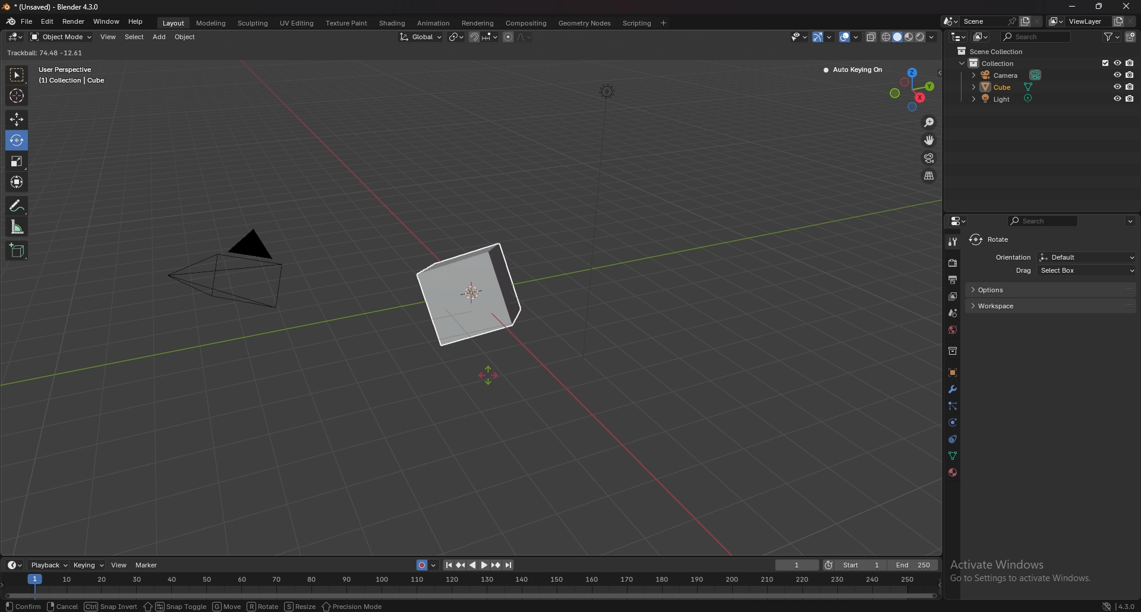  I want to click on jump to key frame, so click(496, 565).